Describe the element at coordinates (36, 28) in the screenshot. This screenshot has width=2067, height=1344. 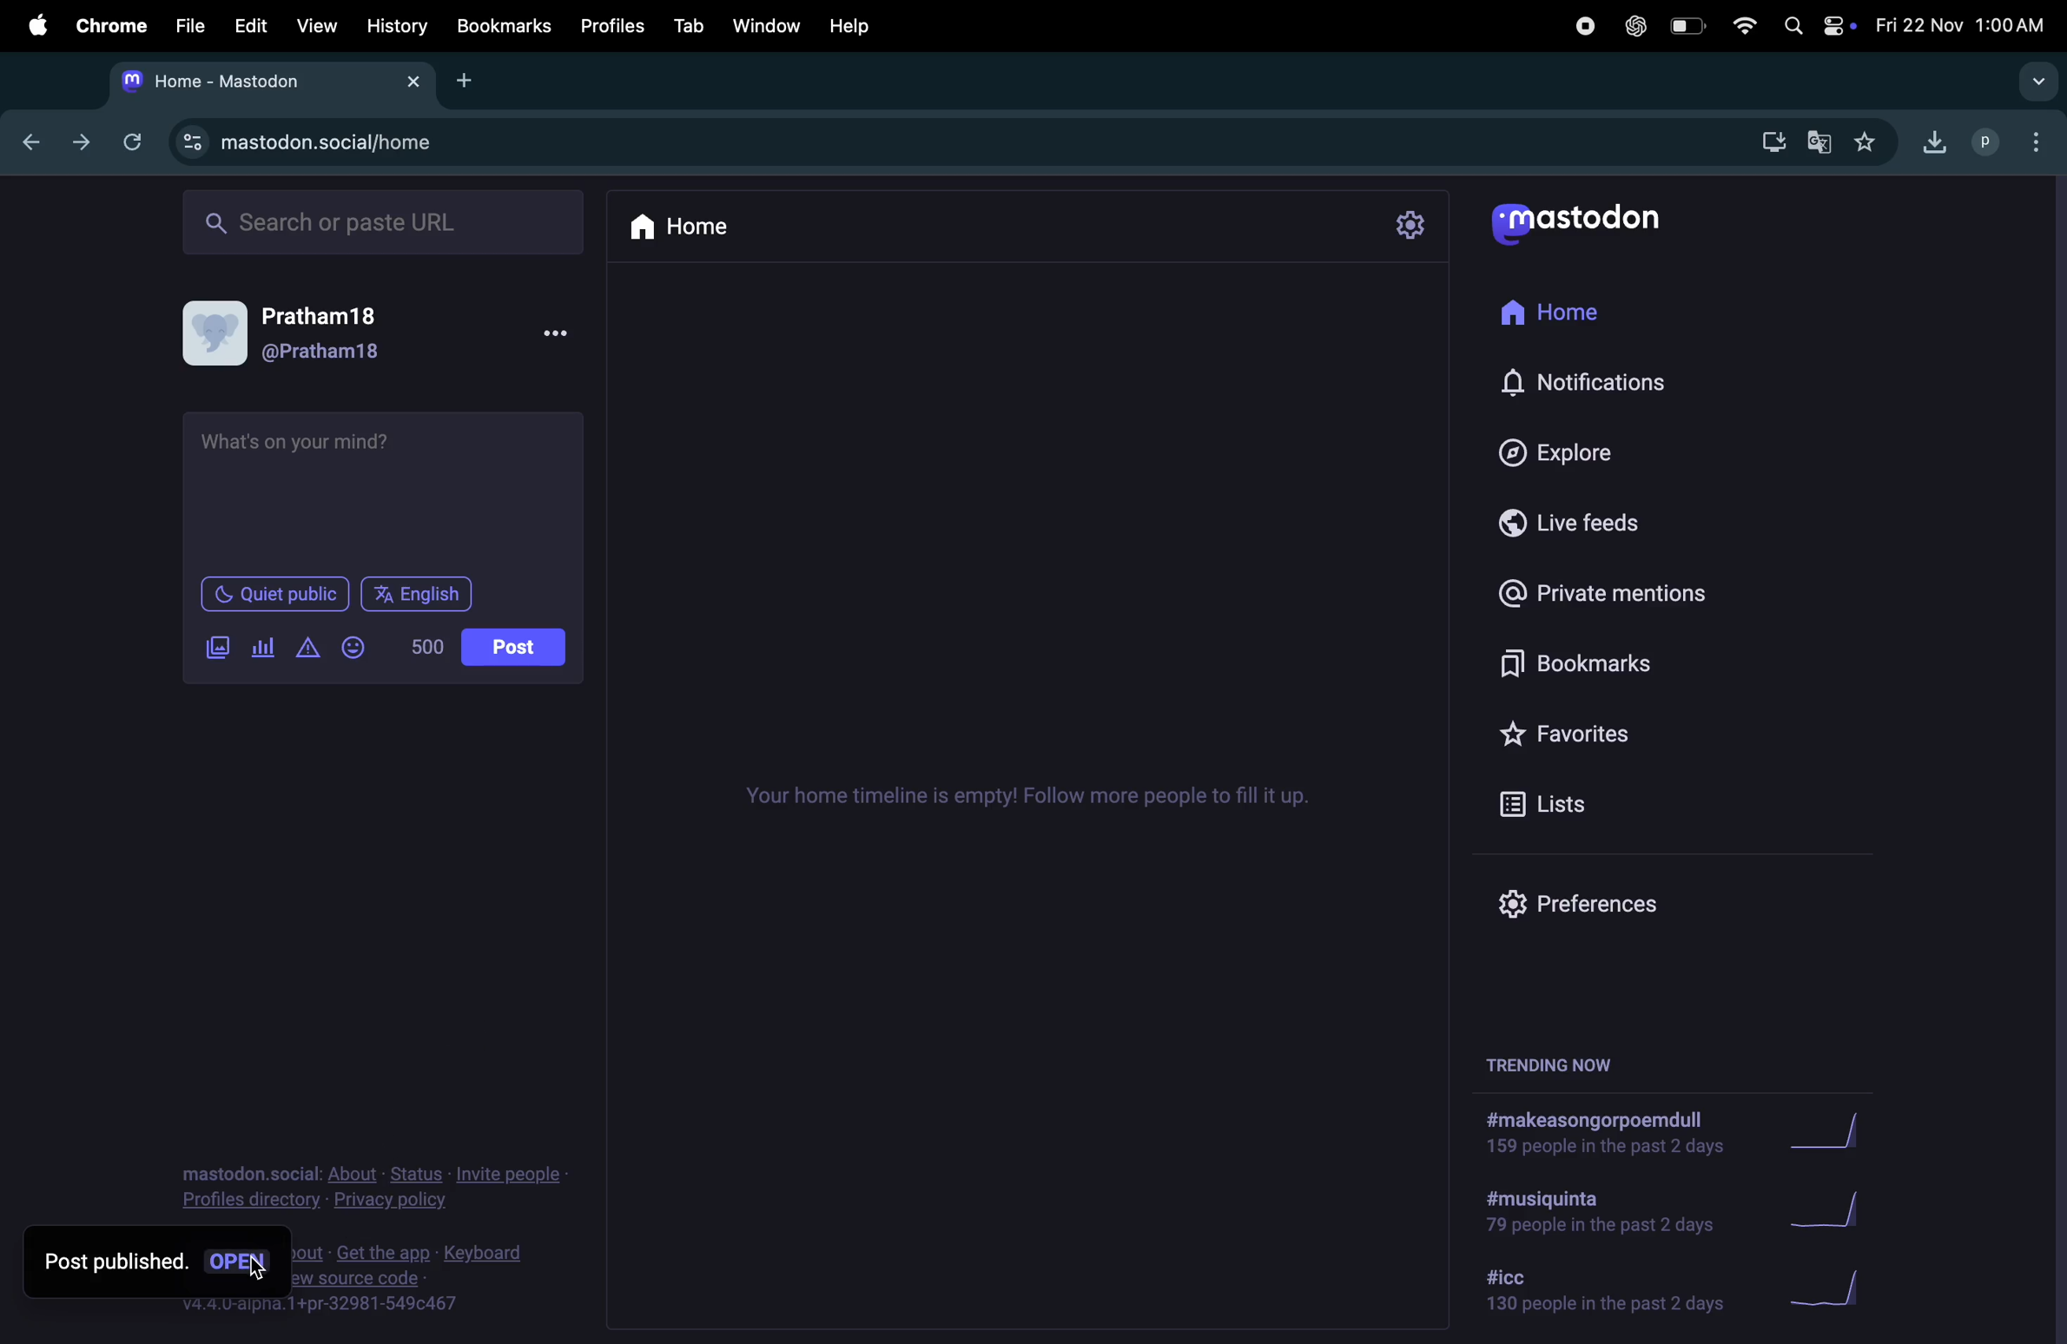
I see `apple menu` at that location.